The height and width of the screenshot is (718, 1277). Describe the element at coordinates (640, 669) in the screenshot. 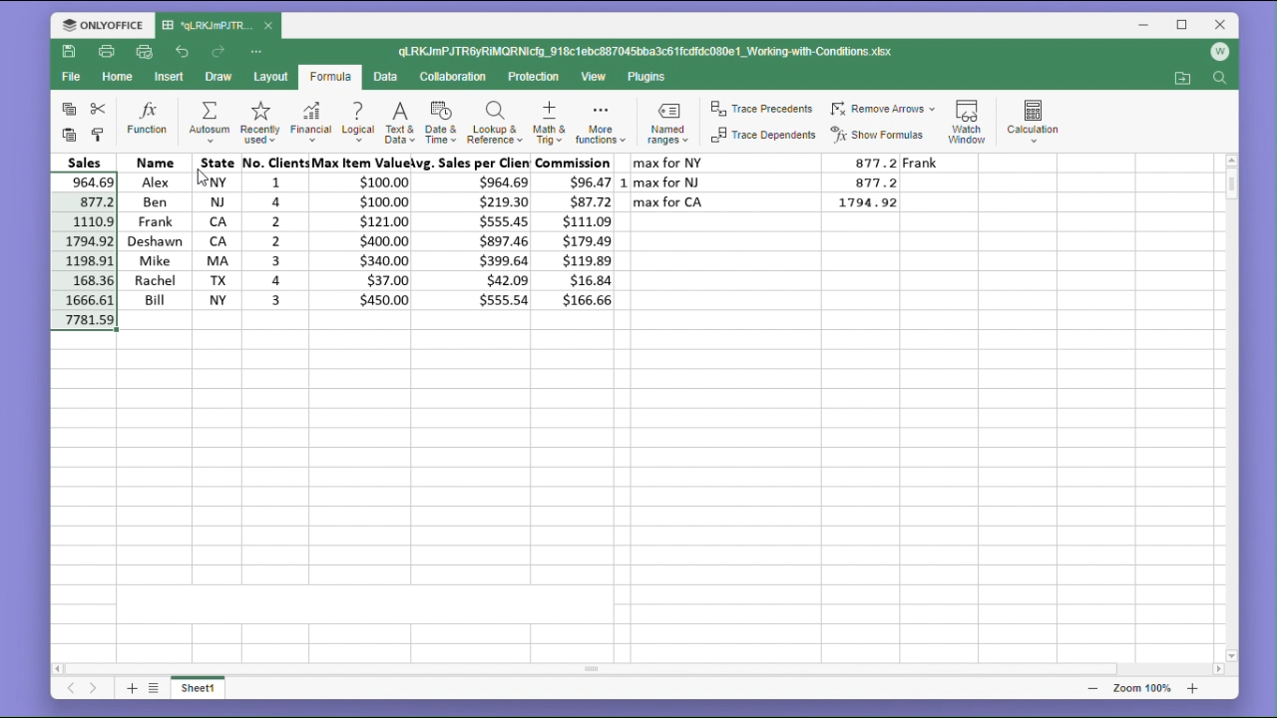

I see `horizontal scroll bar` at that location.